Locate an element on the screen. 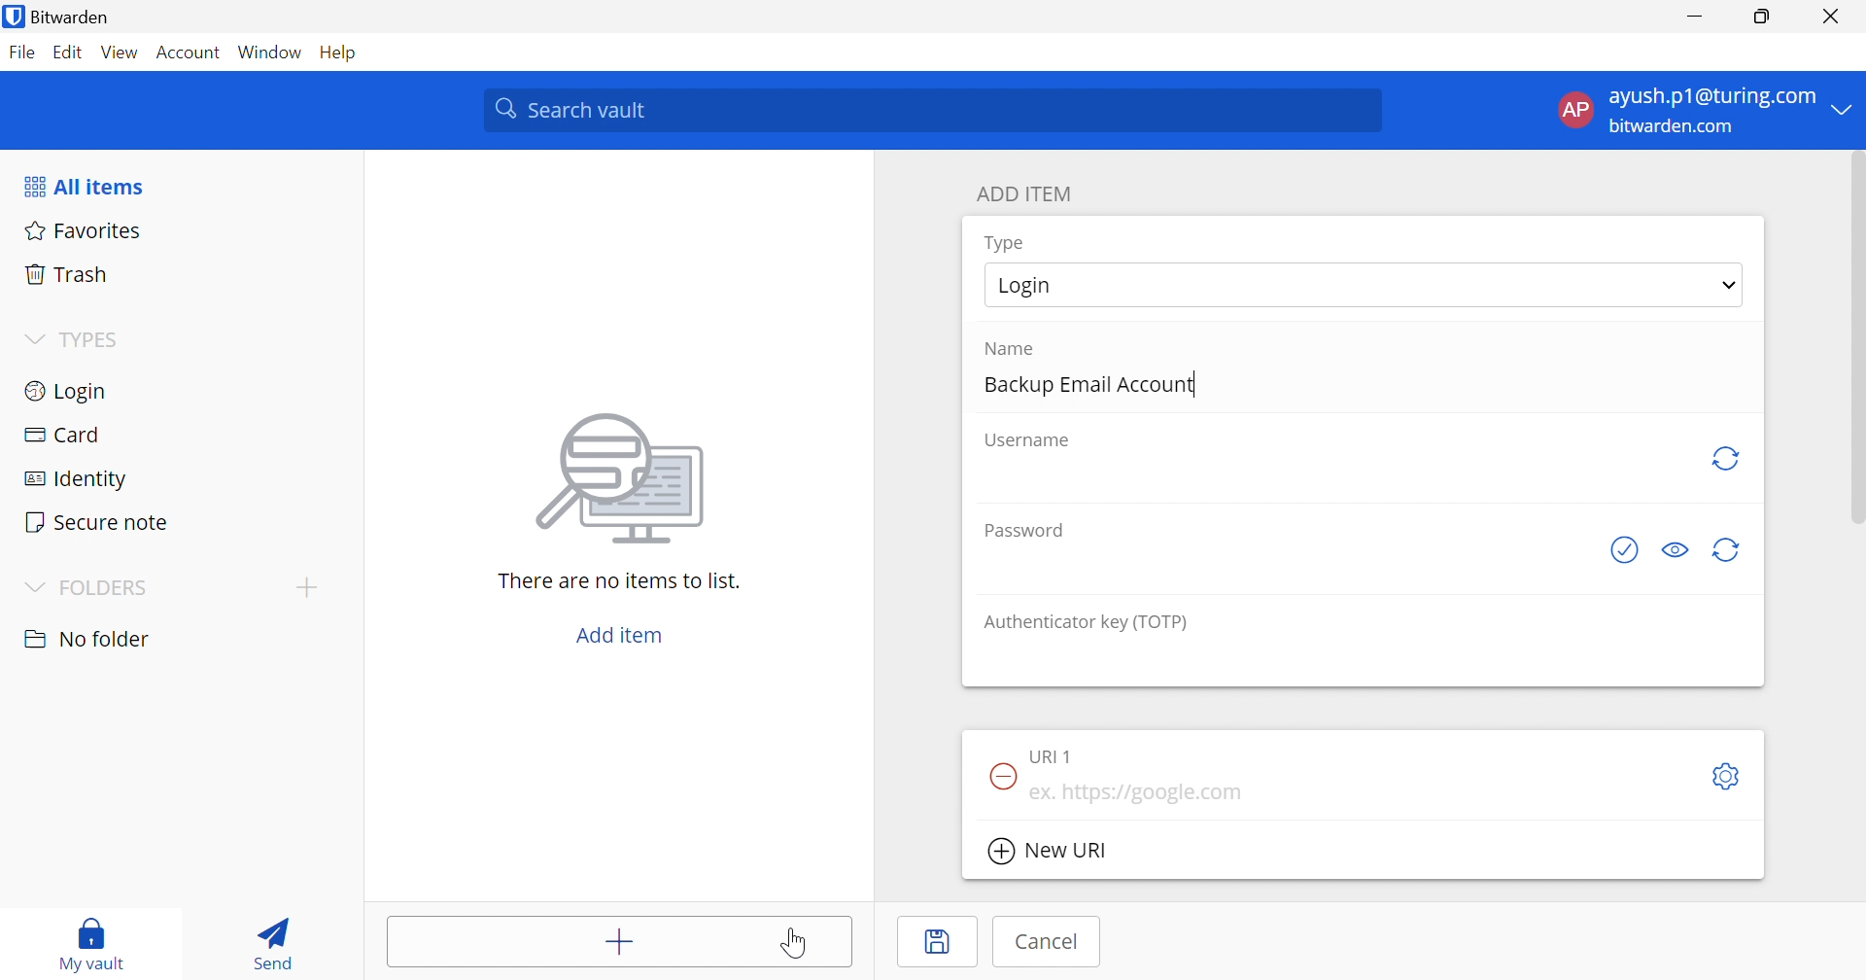 This screenshot has height=980, width=1866. Save is located at coordinates (937, 943).